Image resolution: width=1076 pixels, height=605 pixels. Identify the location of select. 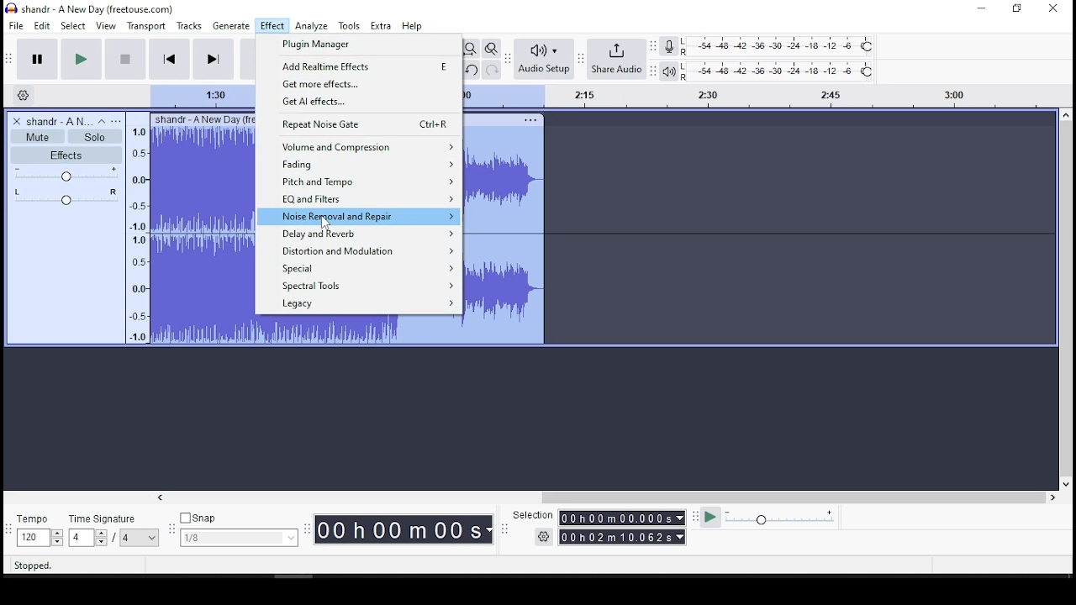
(74, 26).